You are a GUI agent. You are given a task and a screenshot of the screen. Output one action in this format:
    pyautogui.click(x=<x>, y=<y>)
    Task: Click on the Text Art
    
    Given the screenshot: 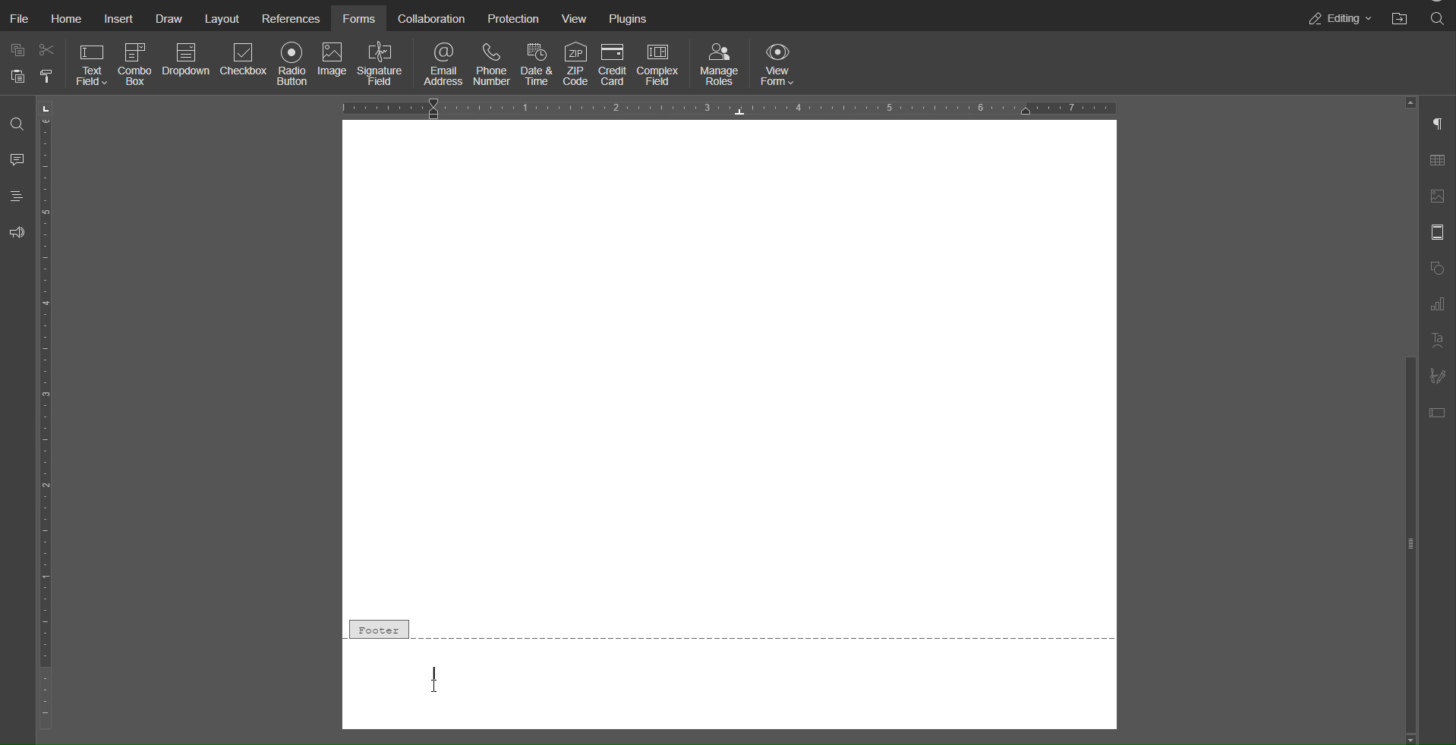 What is the action you would take?
    pyautogui.click(x=1437, y=342)
    